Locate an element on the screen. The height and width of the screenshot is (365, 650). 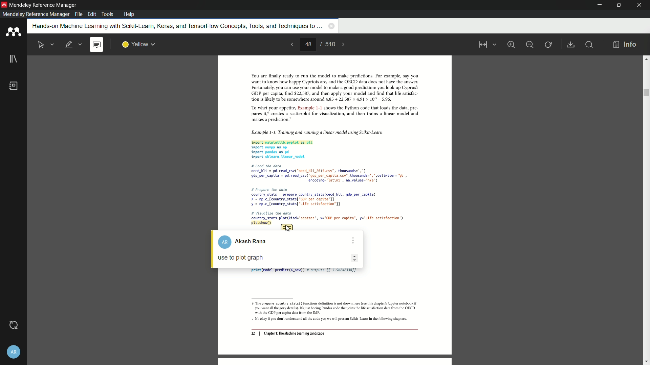
6 The prepare_country_stats() function's definition is not shown here (see this chapter's Jupyter notebook if
‘you want al th gory details). 6s just boring Pandas code that joins th ie satisfaction data from the OECD
‘with the GDP per capita dta from the IMF:

7 1s okay you dont understand all the code yet we will present Scikit-Lear inthe following chapters. is located at coordinates (332, 312).